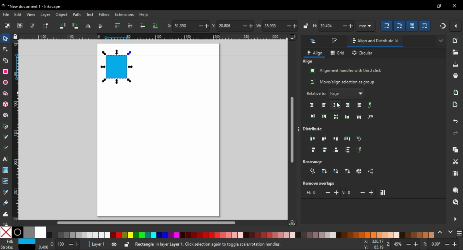 This screenshot has height=250, width=463. Describe the element at coordinates (360, 171) in the screenshot. I see `randomize centers in both dimensions` at that location.